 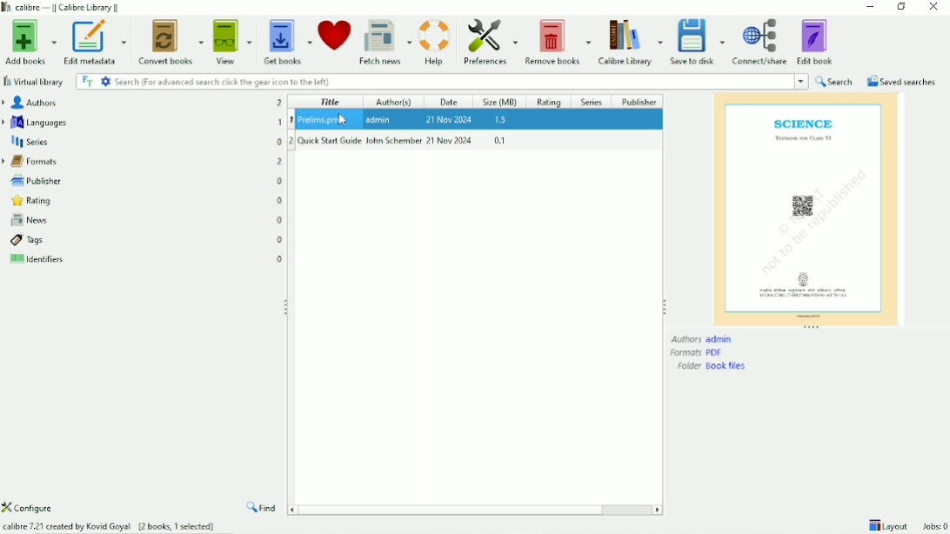 I want to click on Configure, so click(x=34, y=508).